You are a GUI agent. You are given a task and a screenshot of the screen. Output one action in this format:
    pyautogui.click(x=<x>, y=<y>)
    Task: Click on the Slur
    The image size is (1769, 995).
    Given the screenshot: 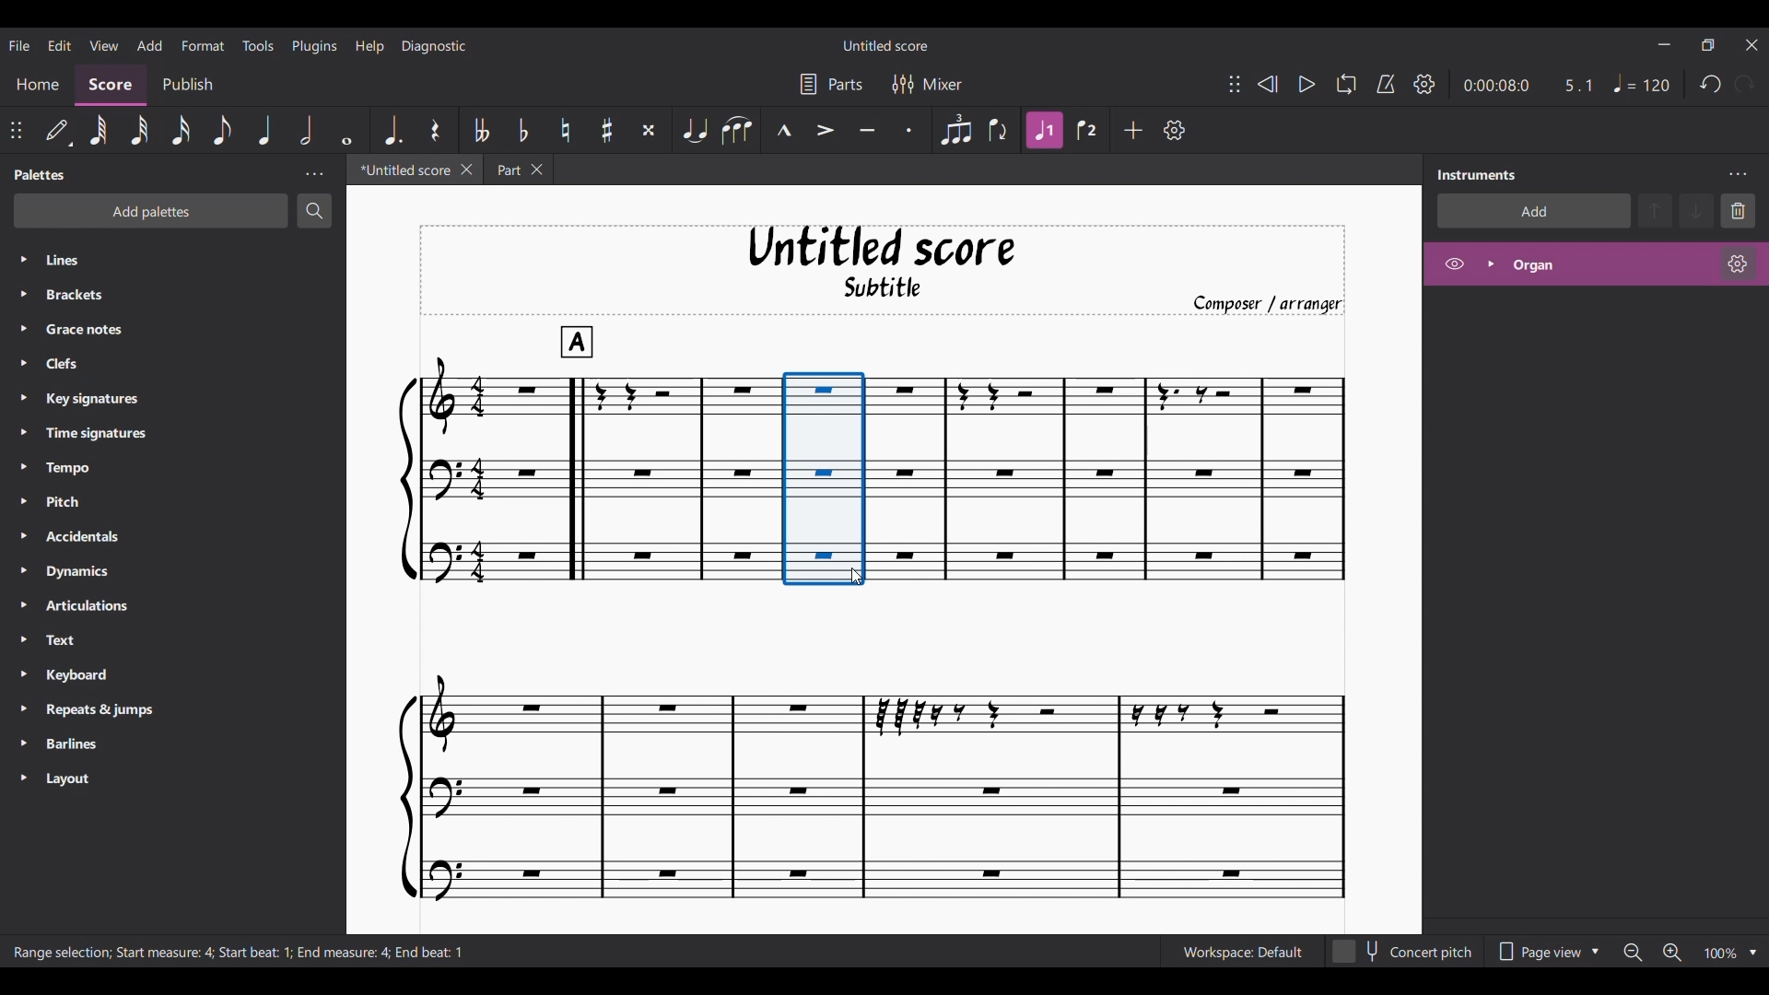 What is the action you would take?
    pyautogui.click(x=737, y=131)
    